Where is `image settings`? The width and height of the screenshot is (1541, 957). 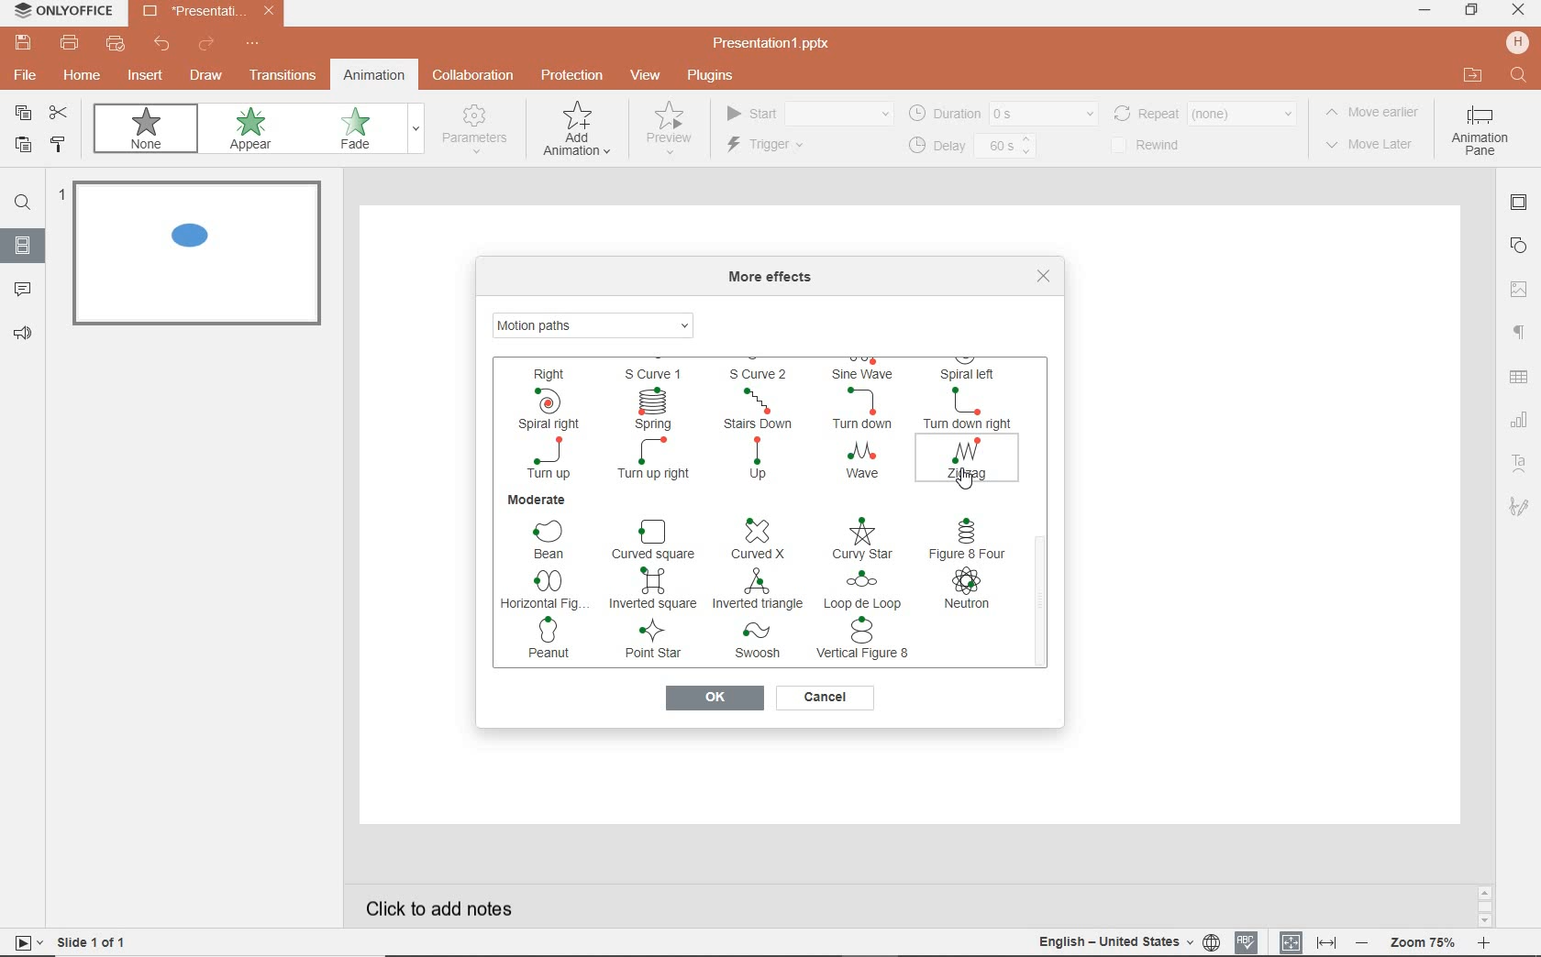 image settings is located at coordinates (1521, 287).